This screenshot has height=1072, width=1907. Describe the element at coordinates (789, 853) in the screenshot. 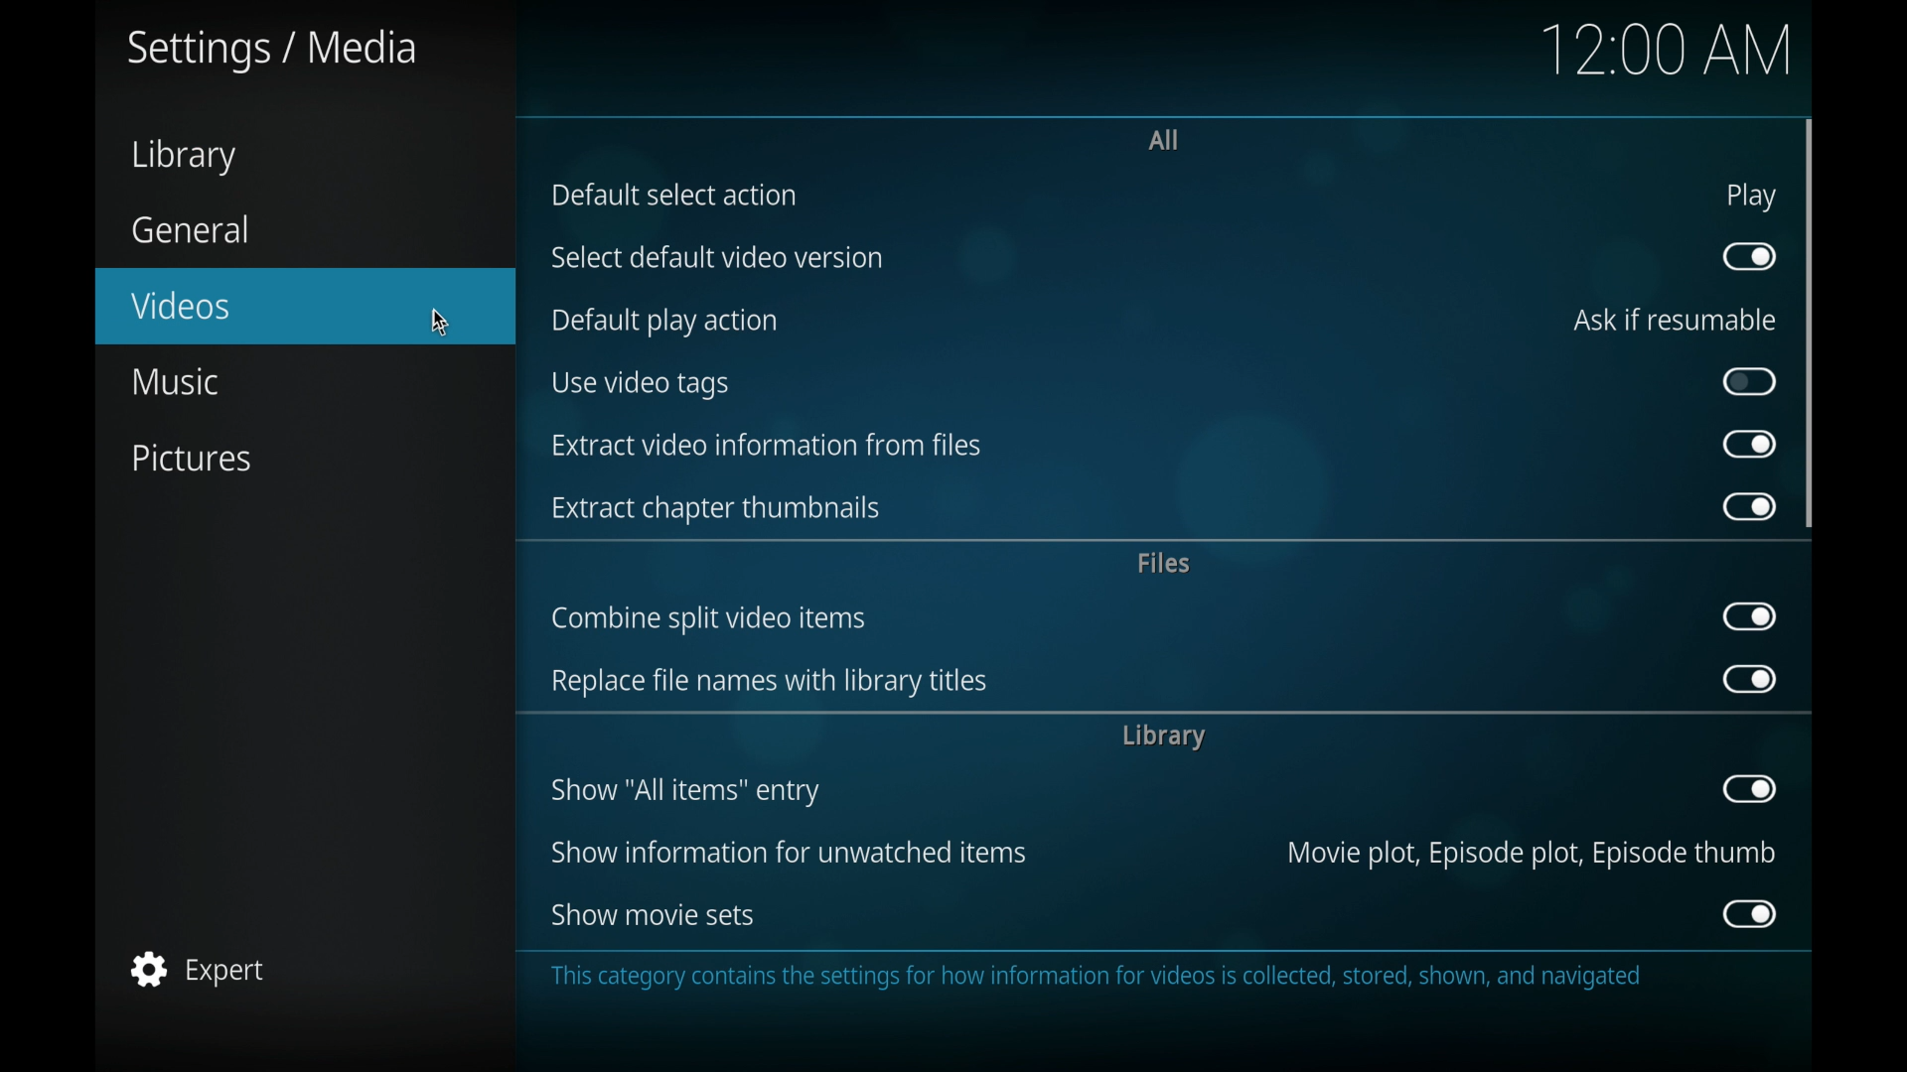

I see `show information for unwatched items` at that location.